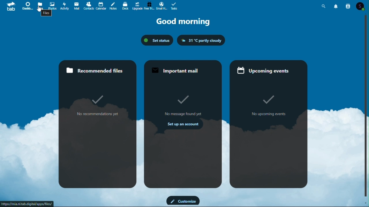 The height and width of the screenshot is (207, 369). I want to click on No recommendations yet, so click(97, 114).